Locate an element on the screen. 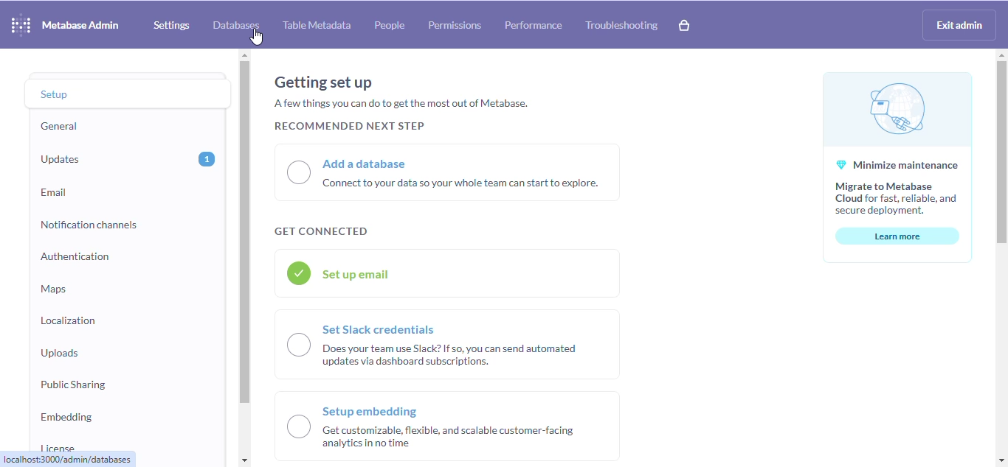 The image size is (1008, 467). set slack credentials is located at coordinates (447, 344).